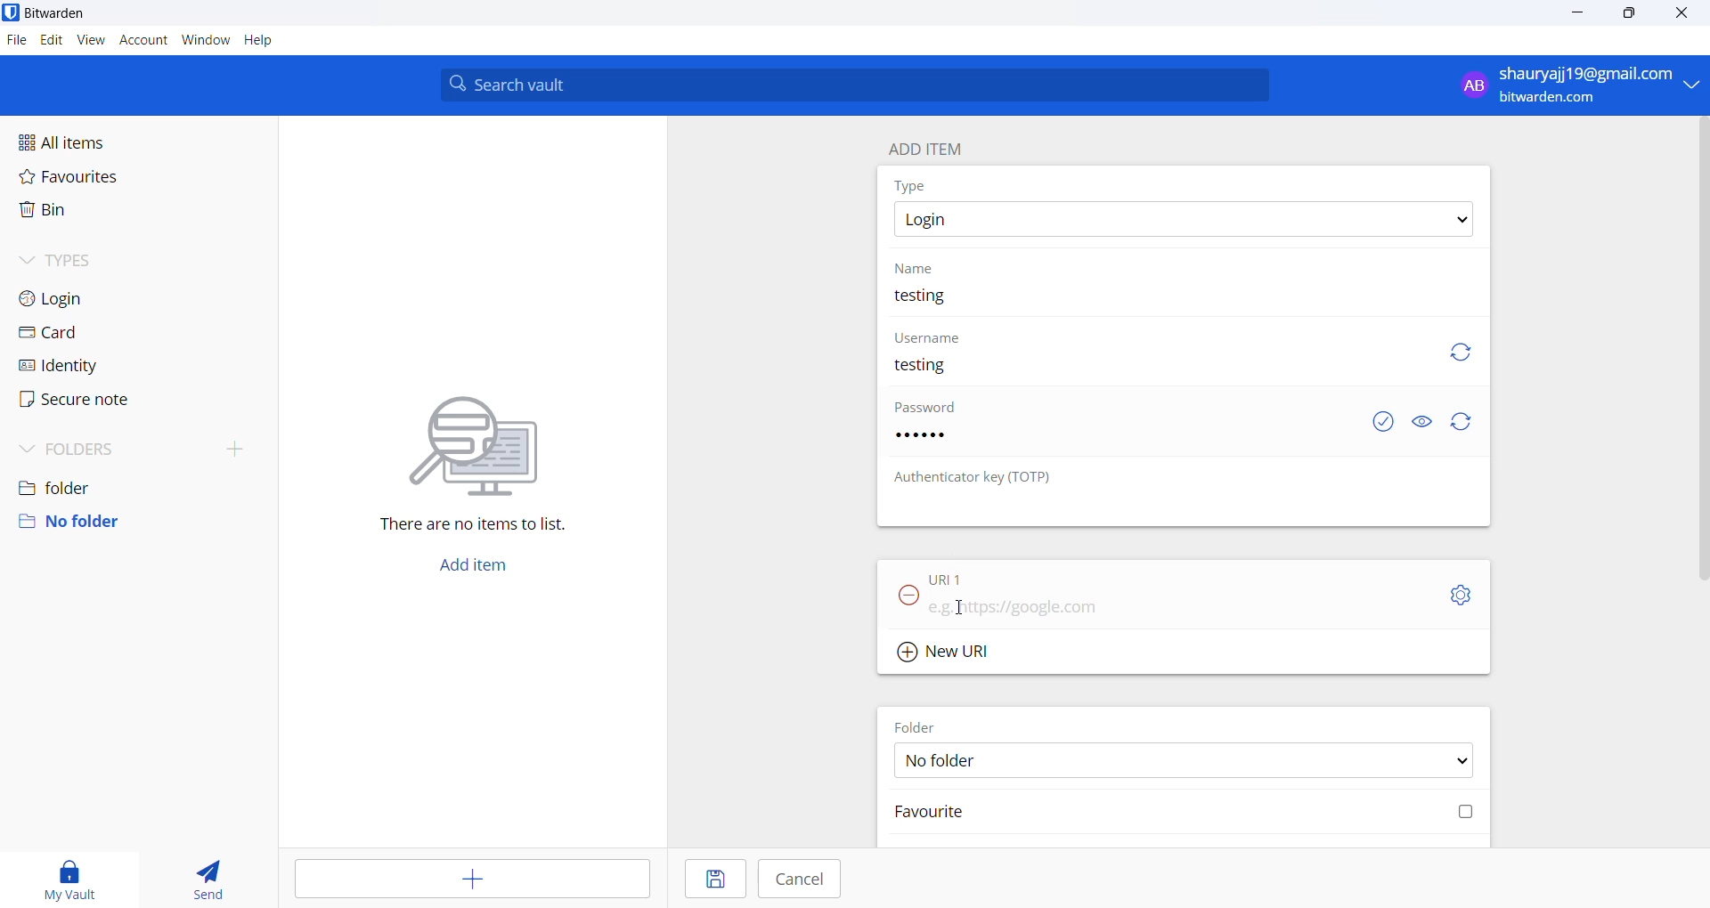 The height and width of the screenshot is (908, 1710). What do you see at coordinates (854, 84) in the screenshot?
I see `search bar` at bounding box center [854, 84].